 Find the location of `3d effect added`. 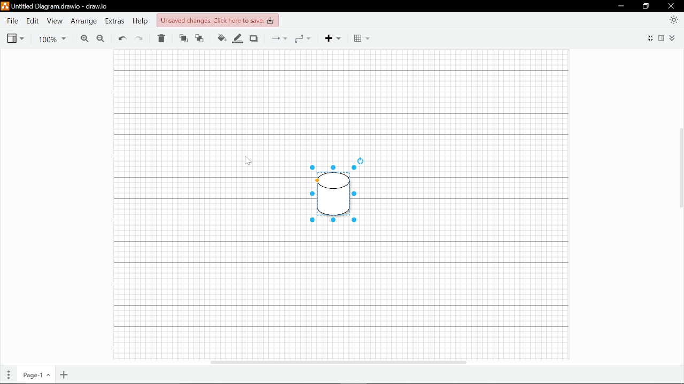

3d effect added is located at coordinates (333, 190).